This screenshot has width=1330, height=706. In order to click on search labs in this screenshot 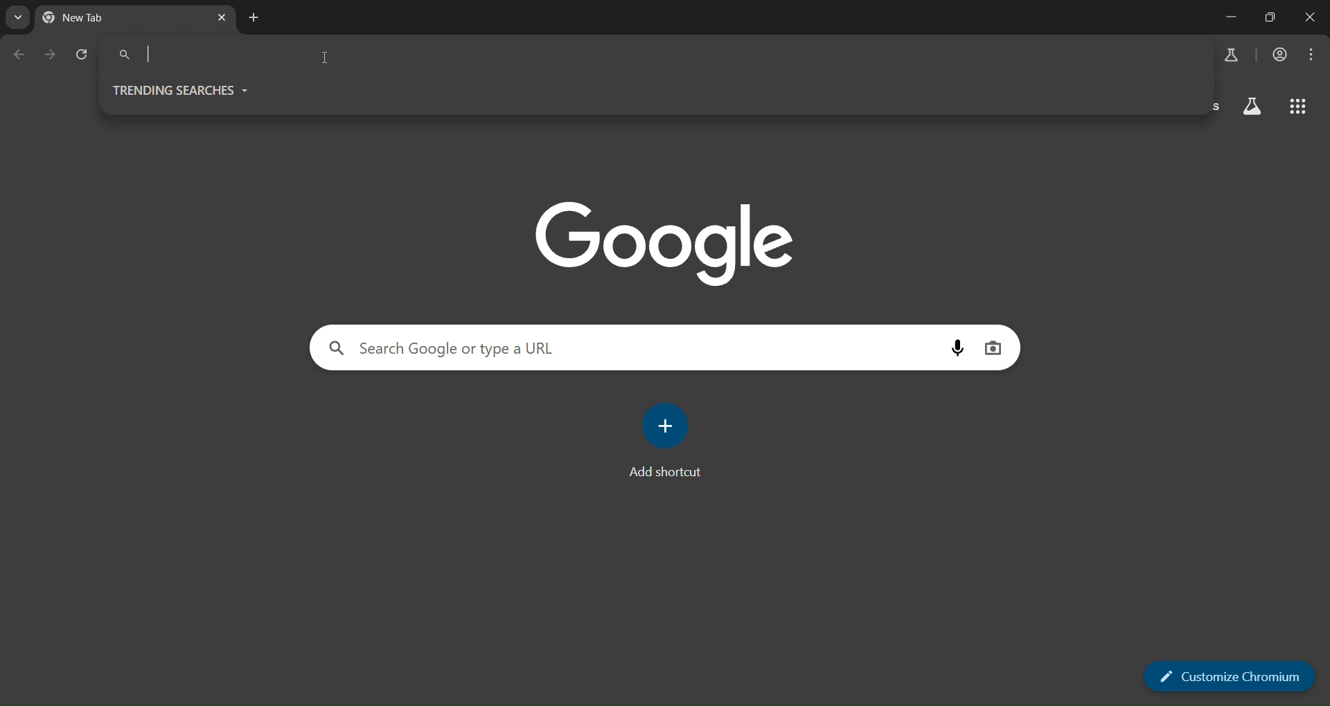, I will do `click(1254, 109)`.